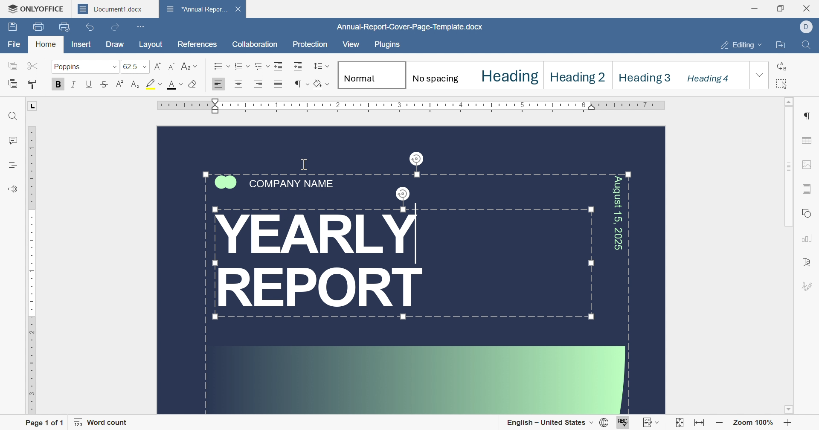 Image resolution: width=819 pixels, height=430 pixels. What do you see at coordinates (196, 9) in the screenshot?
I see `Document name` at bounding box center [196, 9].